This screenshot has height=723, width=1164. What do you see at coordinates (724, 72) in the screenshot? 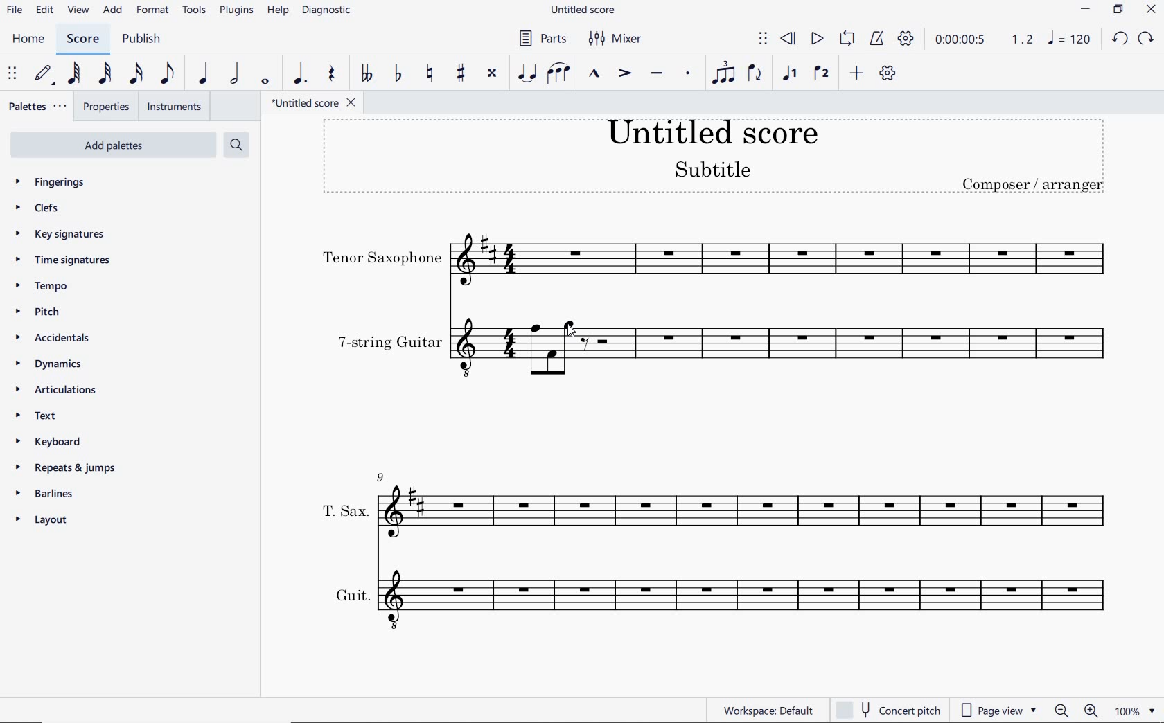
I see `TUPLET` at bounding box center [724, 72].